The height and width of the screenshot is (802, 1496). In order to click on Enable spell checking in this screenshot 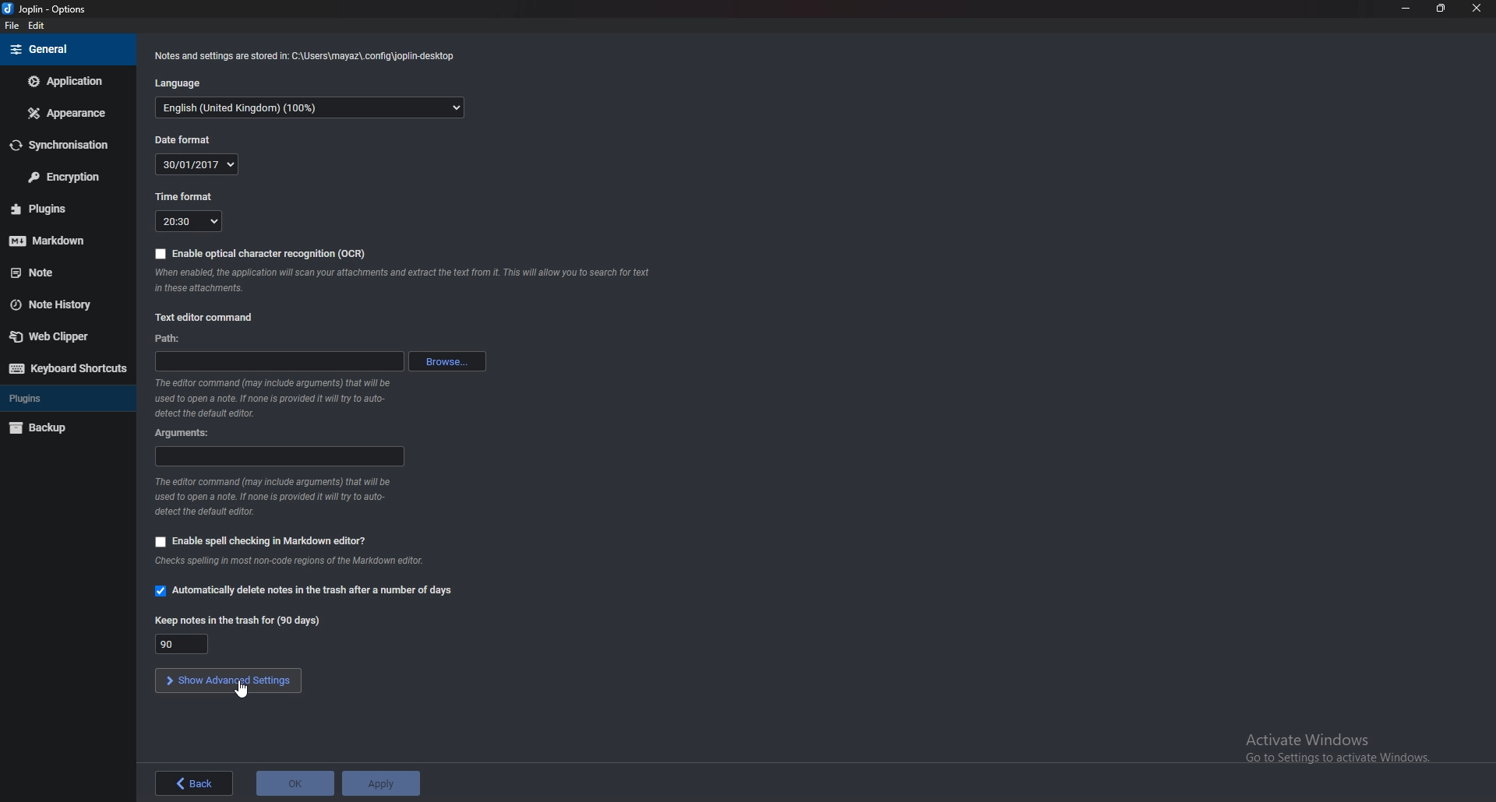, I will do `click(258, 540)`.